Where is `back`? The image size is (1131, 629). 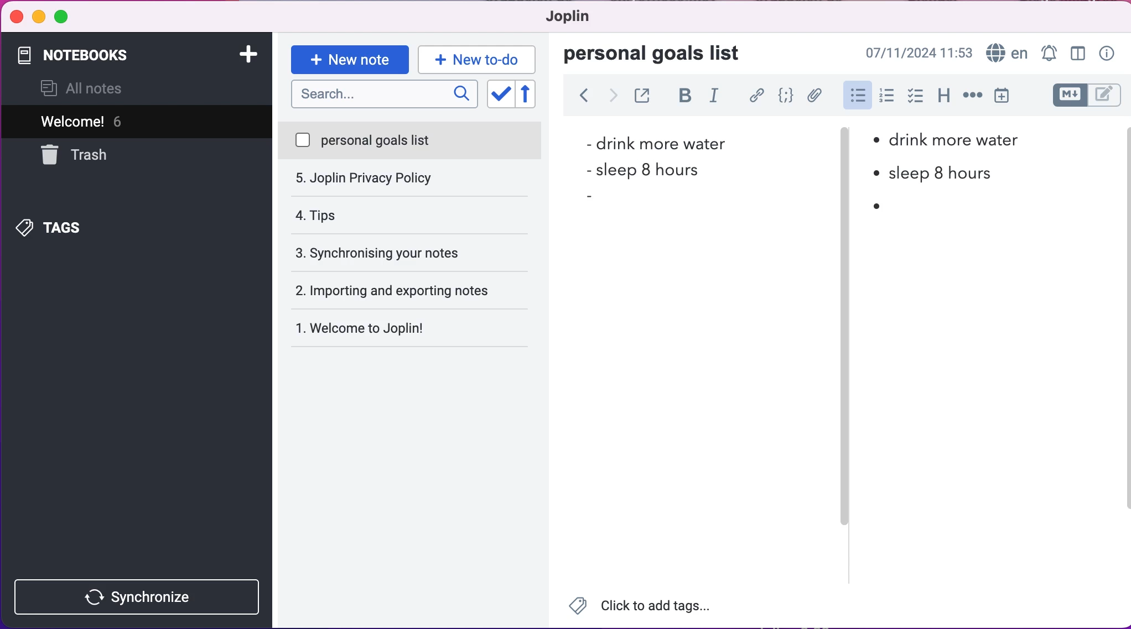 back is located at coordinates (584, 97).